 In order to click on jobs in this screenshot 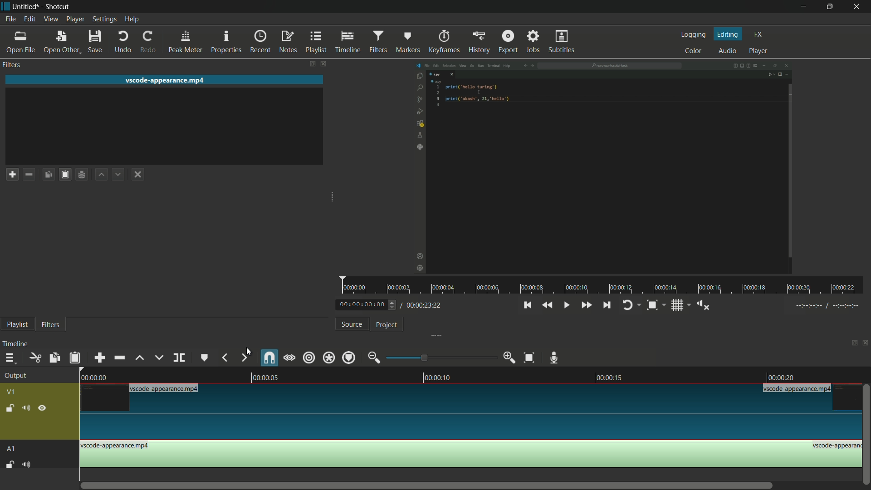, I will do `click(534, 42)`.